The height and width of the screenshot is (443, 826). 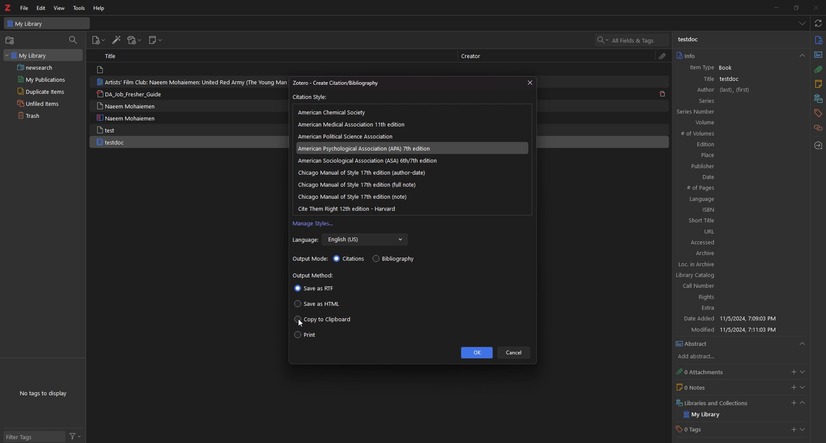 I want to click on Naeem Mohaiemen, so click(x=126, y=106).